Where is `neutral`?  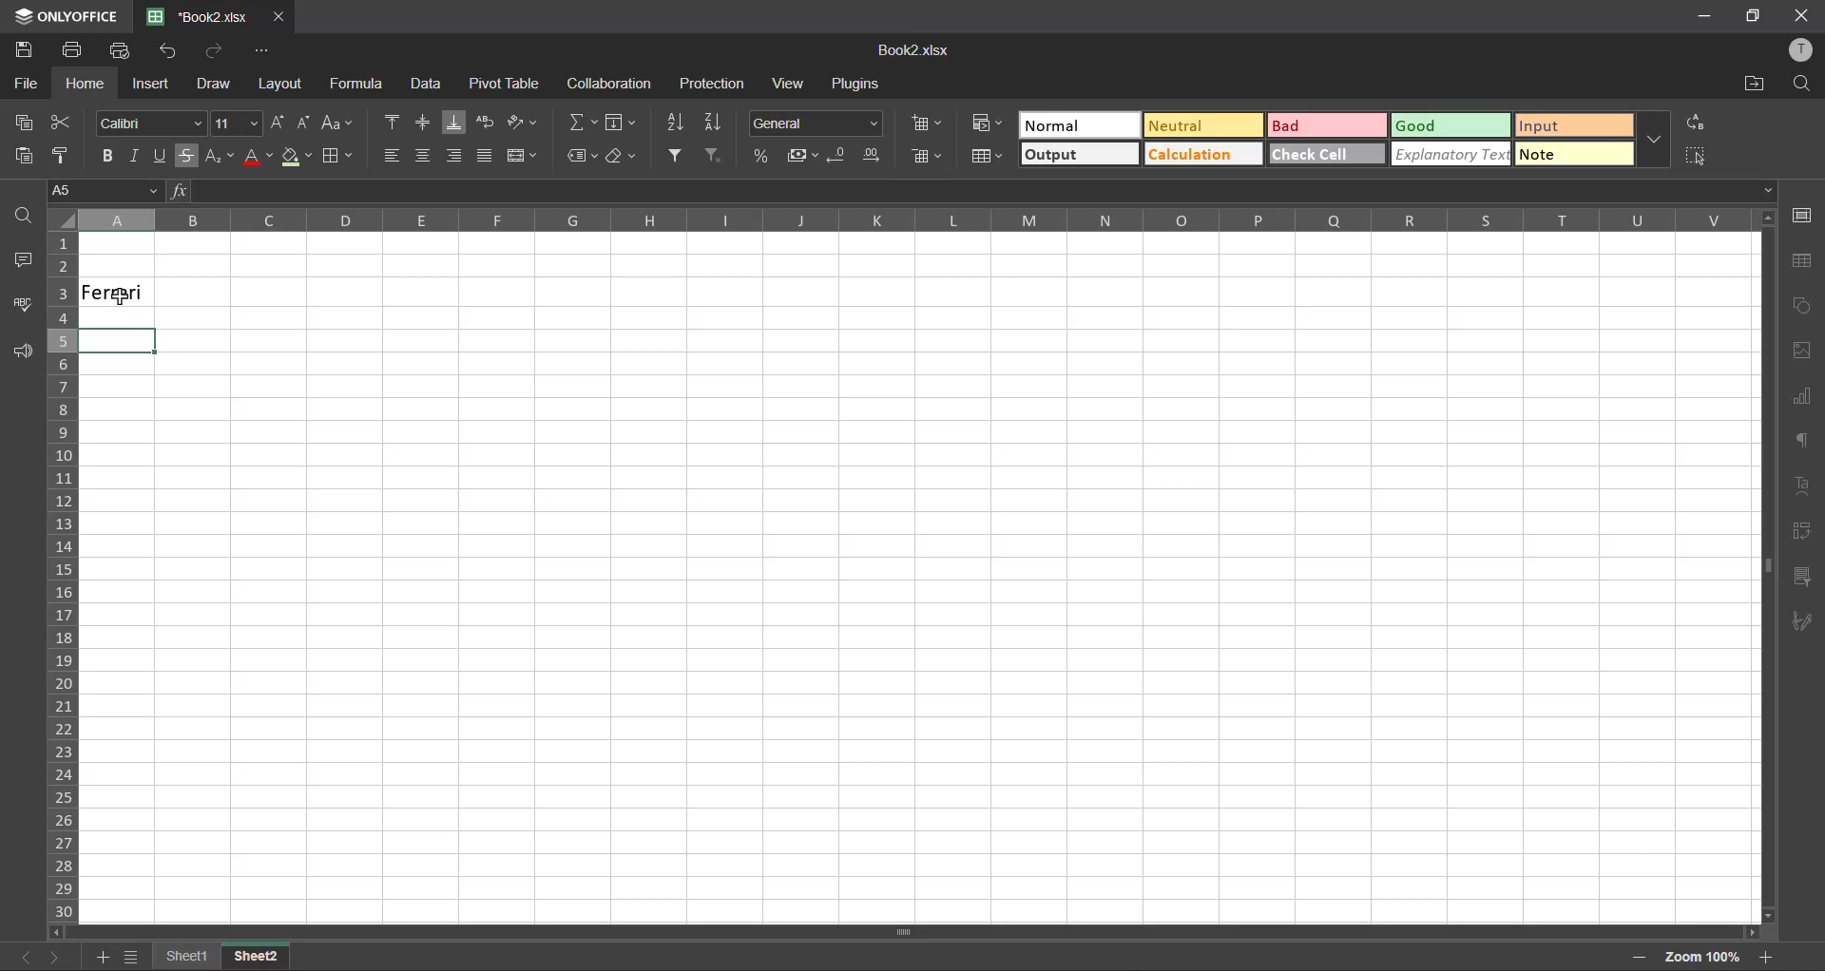
neutral is located at coordinates (1204, 124).